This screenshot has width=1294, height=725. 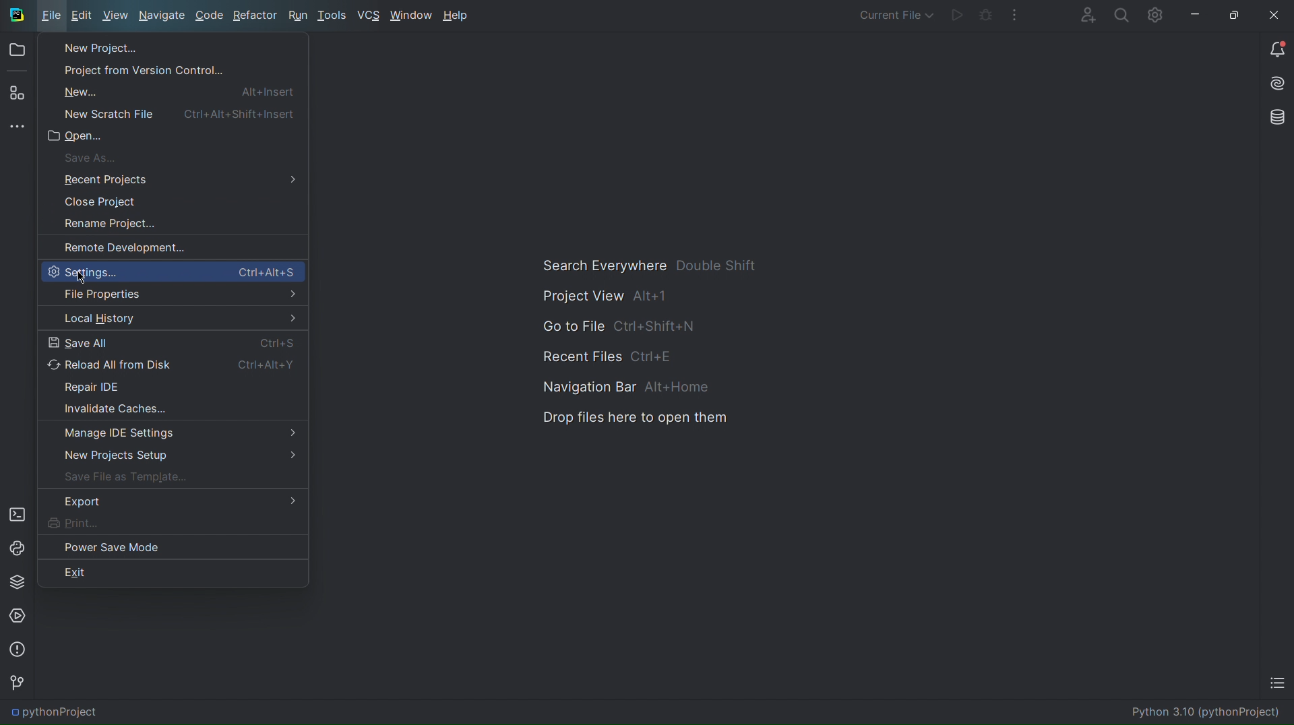 What do you see at coordinates (97, 203) in the screenshot?
I see `Close Project` at bounding box center [97, 203].